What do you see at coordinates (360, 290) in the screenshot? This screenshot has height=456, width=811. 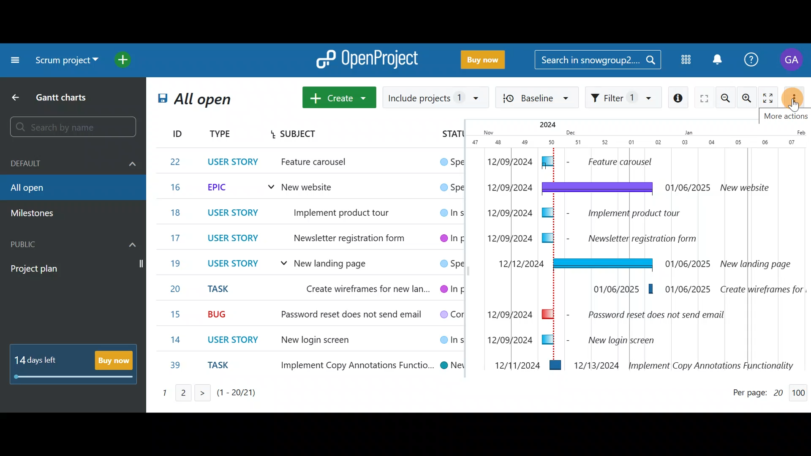 I see `Create wireframes for new lan.` at bounding box center [360, 290].